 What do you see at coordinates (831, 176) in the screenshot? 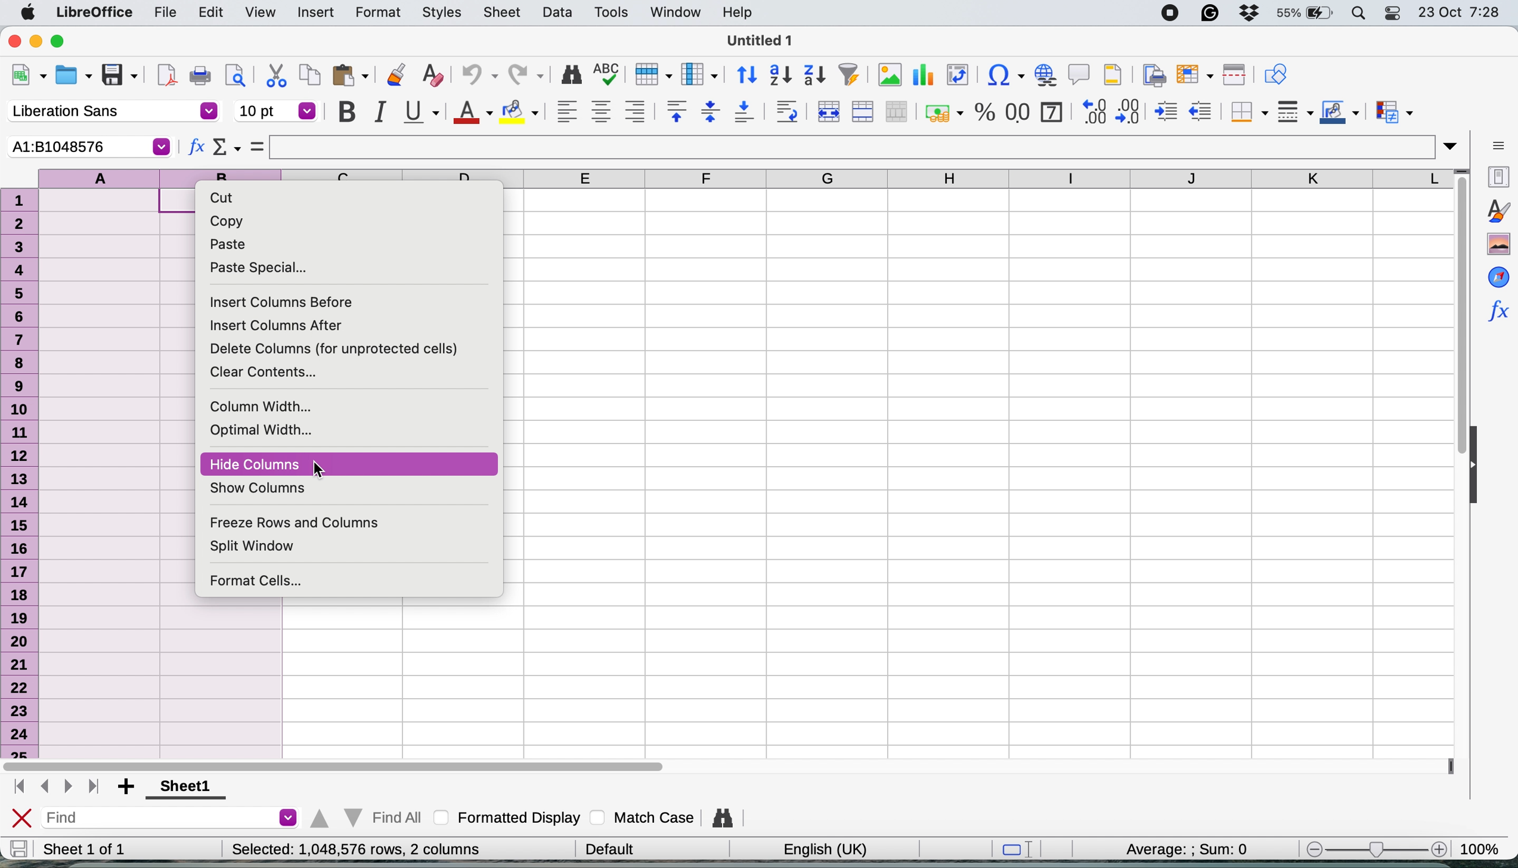
I see `columns` at bounding box center [831, 176].